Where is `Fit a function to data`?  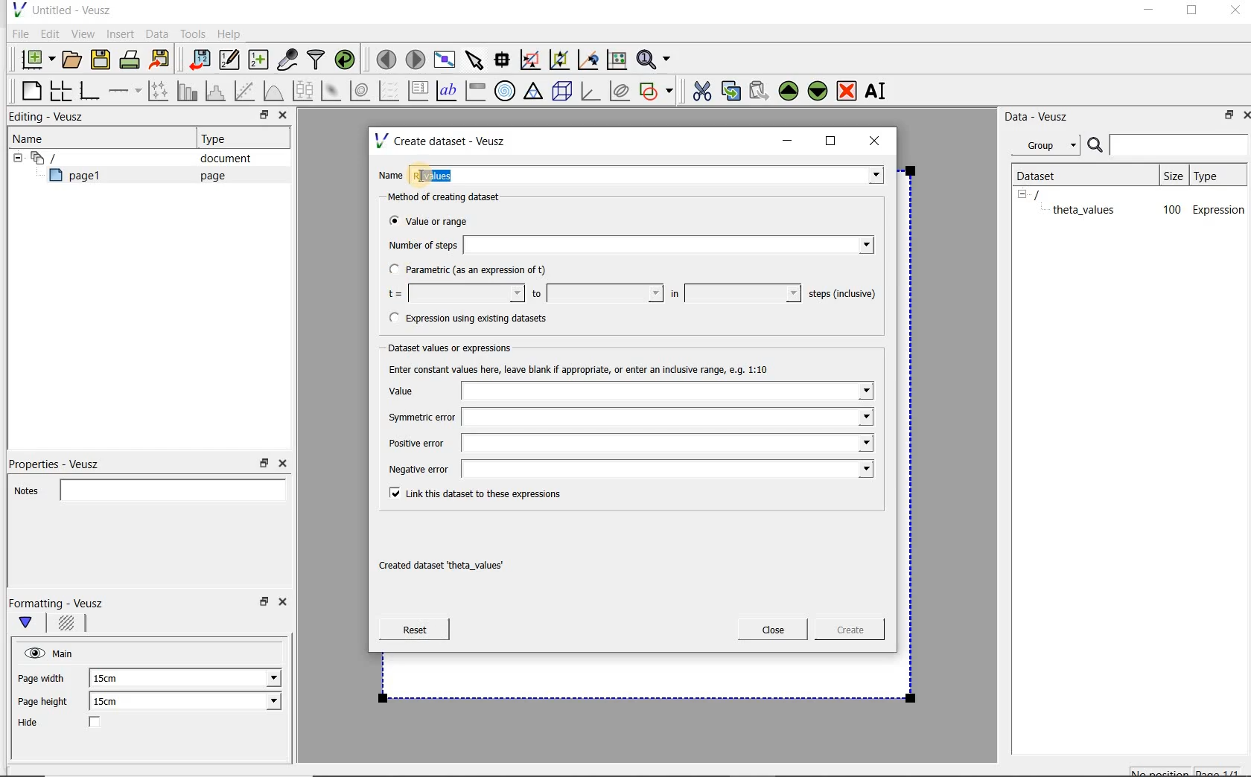
Fit a function to data is located at coordinates (246, 91).